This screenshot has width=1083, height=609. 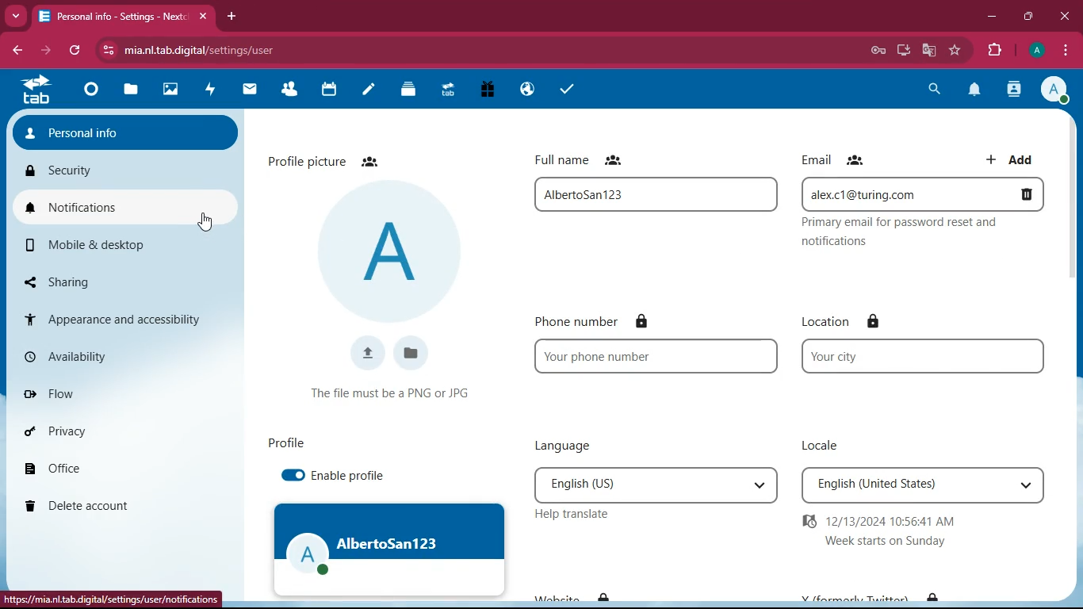 I want to click on home, so click(x=35, y=89).